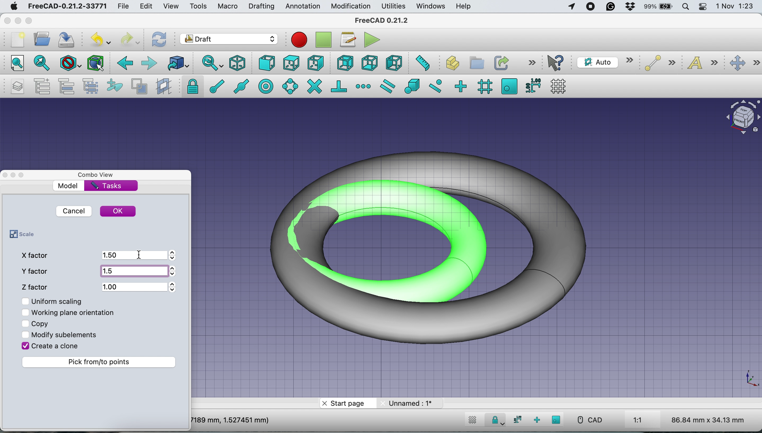  I want to click on CAD, so click(587, 420).